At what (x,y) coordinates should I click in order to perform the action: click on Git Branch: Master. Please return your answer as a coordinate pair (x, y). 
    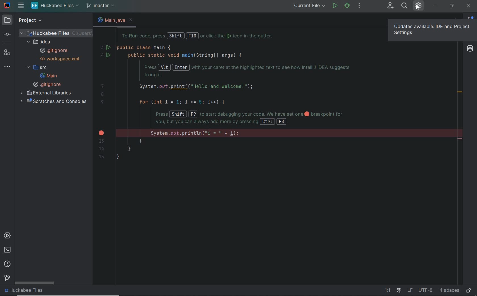
    Looking at the image, I should click on (102, 6).